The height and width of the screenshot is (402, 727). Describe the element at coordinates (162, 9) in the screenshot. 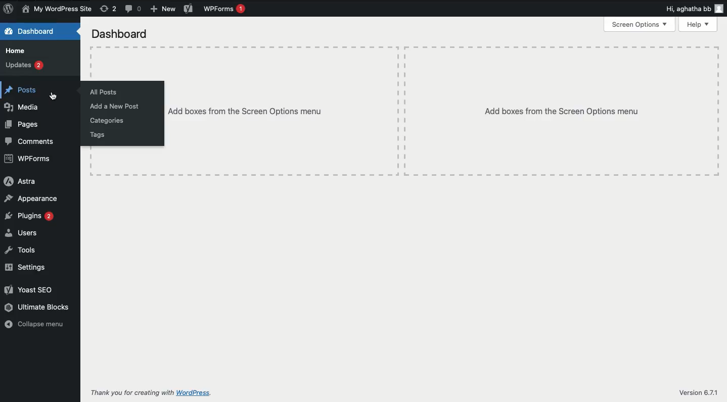

I see `Add new` at that location.